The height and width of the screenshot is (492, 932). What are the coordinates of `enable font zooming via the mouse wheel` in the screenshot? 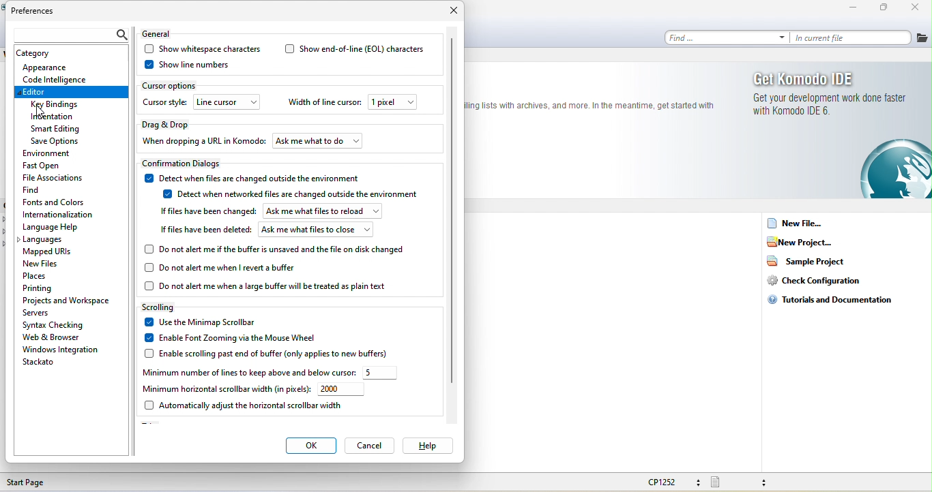 It's located at (227, 337).